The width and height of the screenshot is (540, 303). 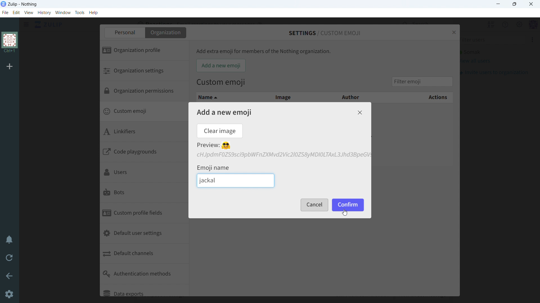 What do you see at coordinates (418, 98) in the screenshot?
I see `actions` at bounding box center [418, 98].